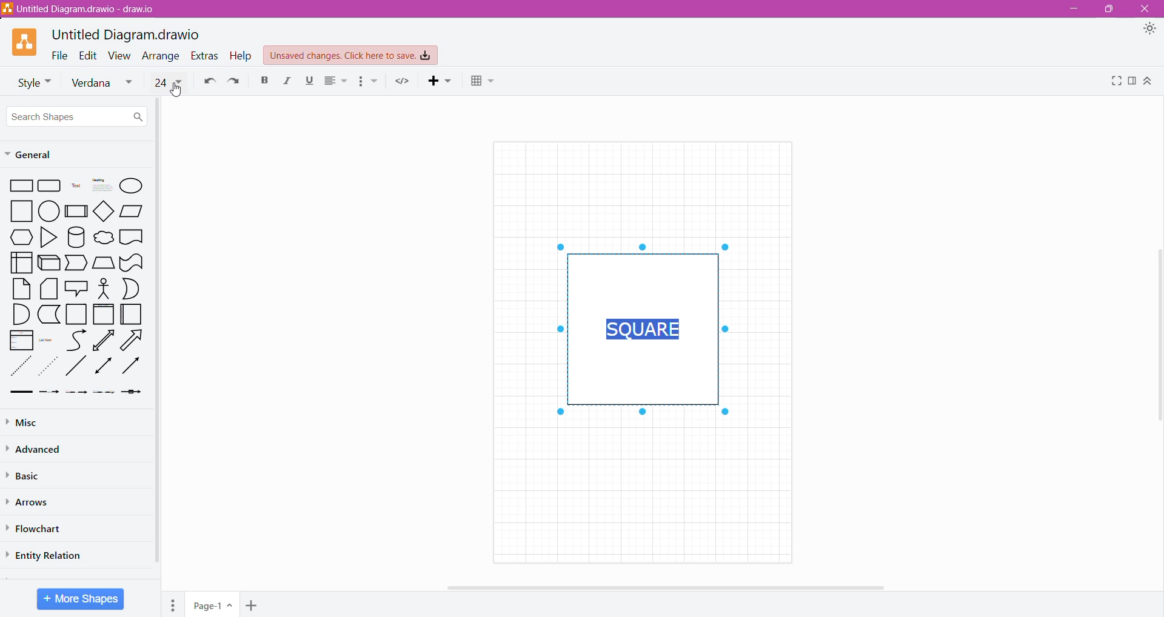 The image size is (1164, 617). Describe the element at coordinates (1151, 83) in the screenshot. I see `Expand/Collapse` at that location.